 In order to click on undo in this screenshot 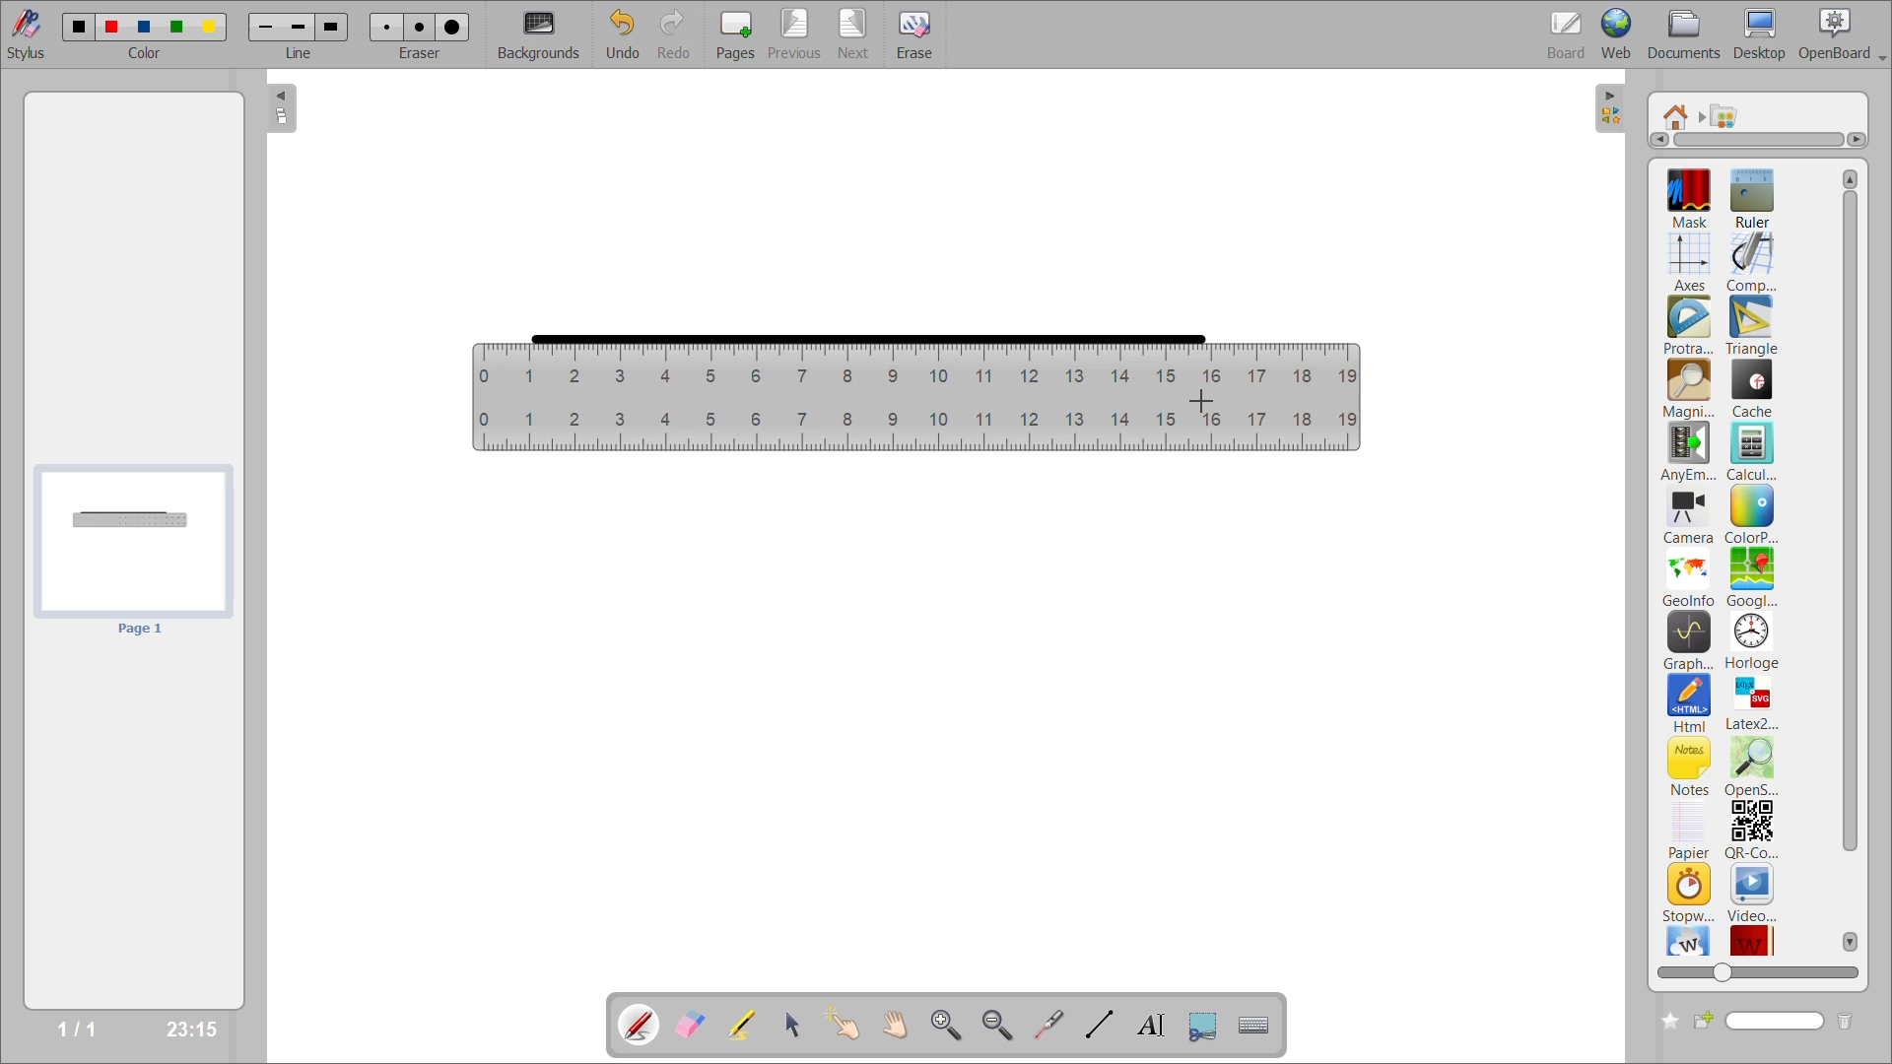, I will do `click(625, 33)`.